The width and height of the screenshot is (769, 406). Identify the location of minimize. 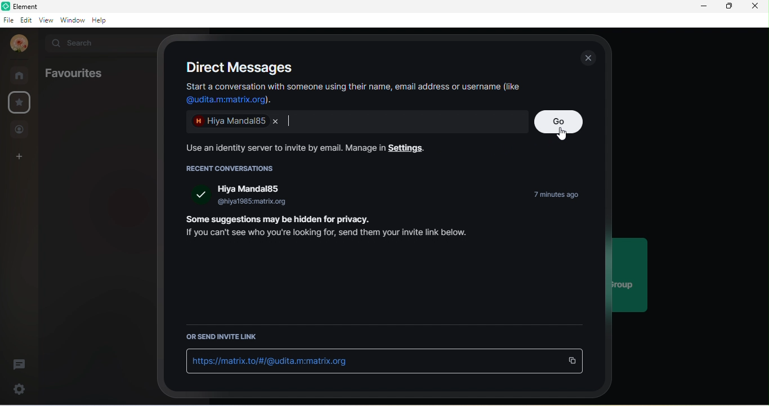
(701, 7).